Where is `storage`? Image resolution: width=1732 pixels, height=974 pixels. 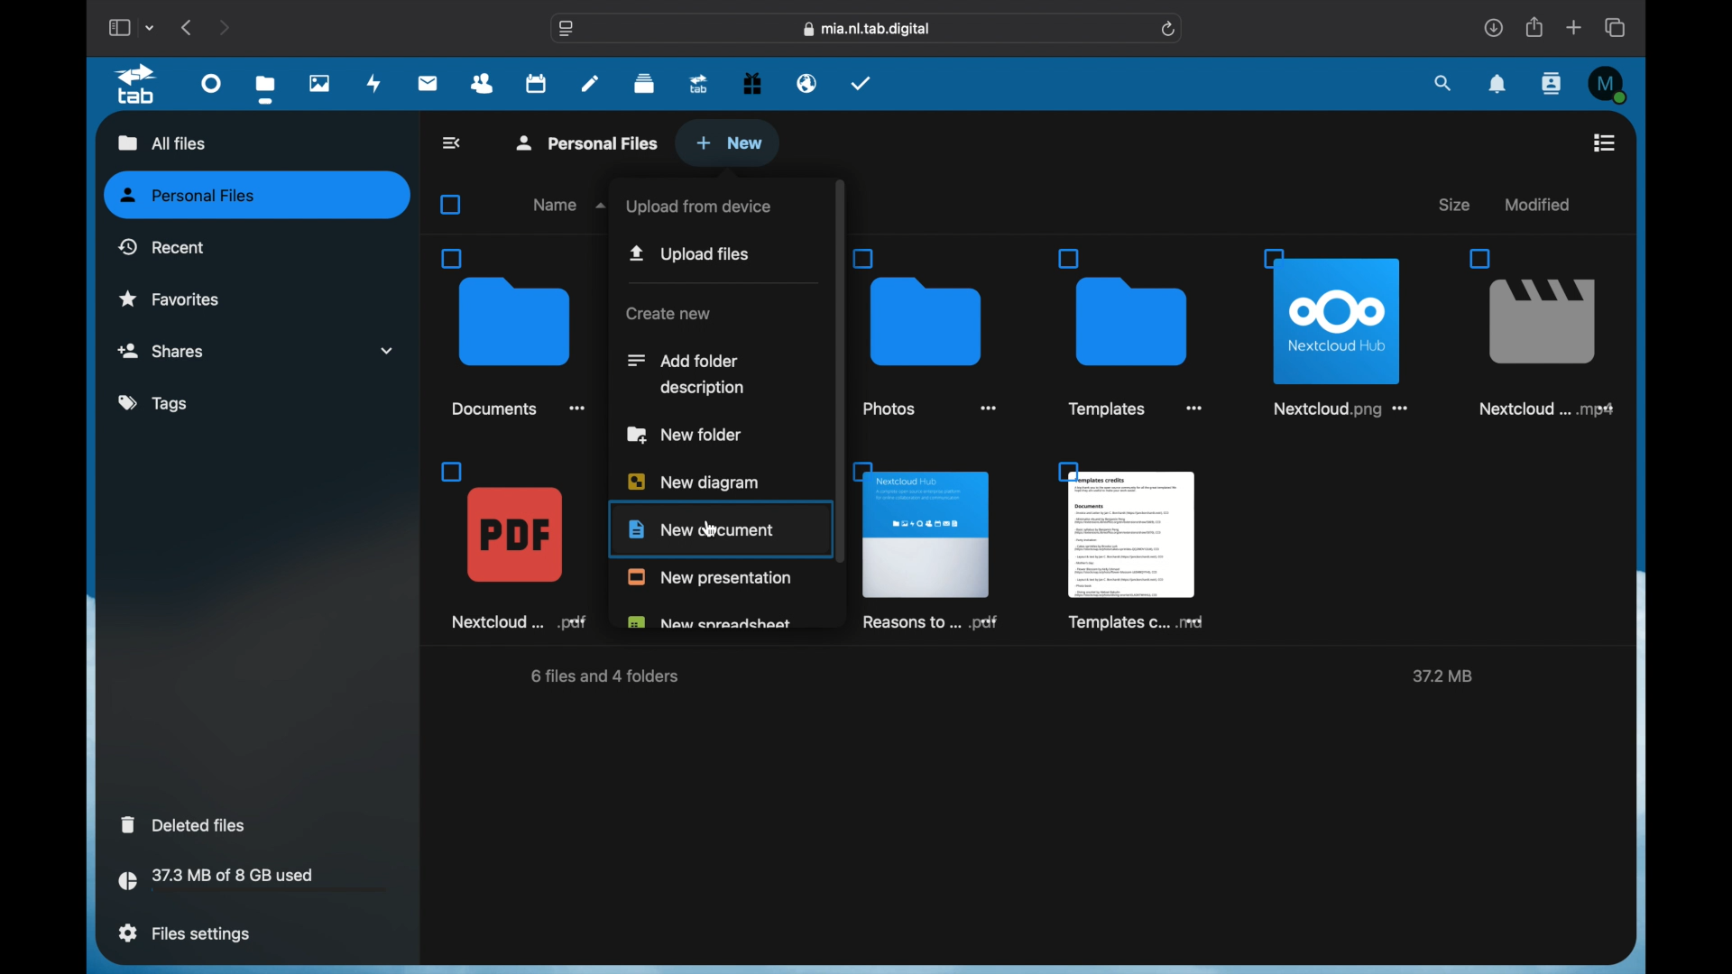
storage is located at coordinates (253, 882).